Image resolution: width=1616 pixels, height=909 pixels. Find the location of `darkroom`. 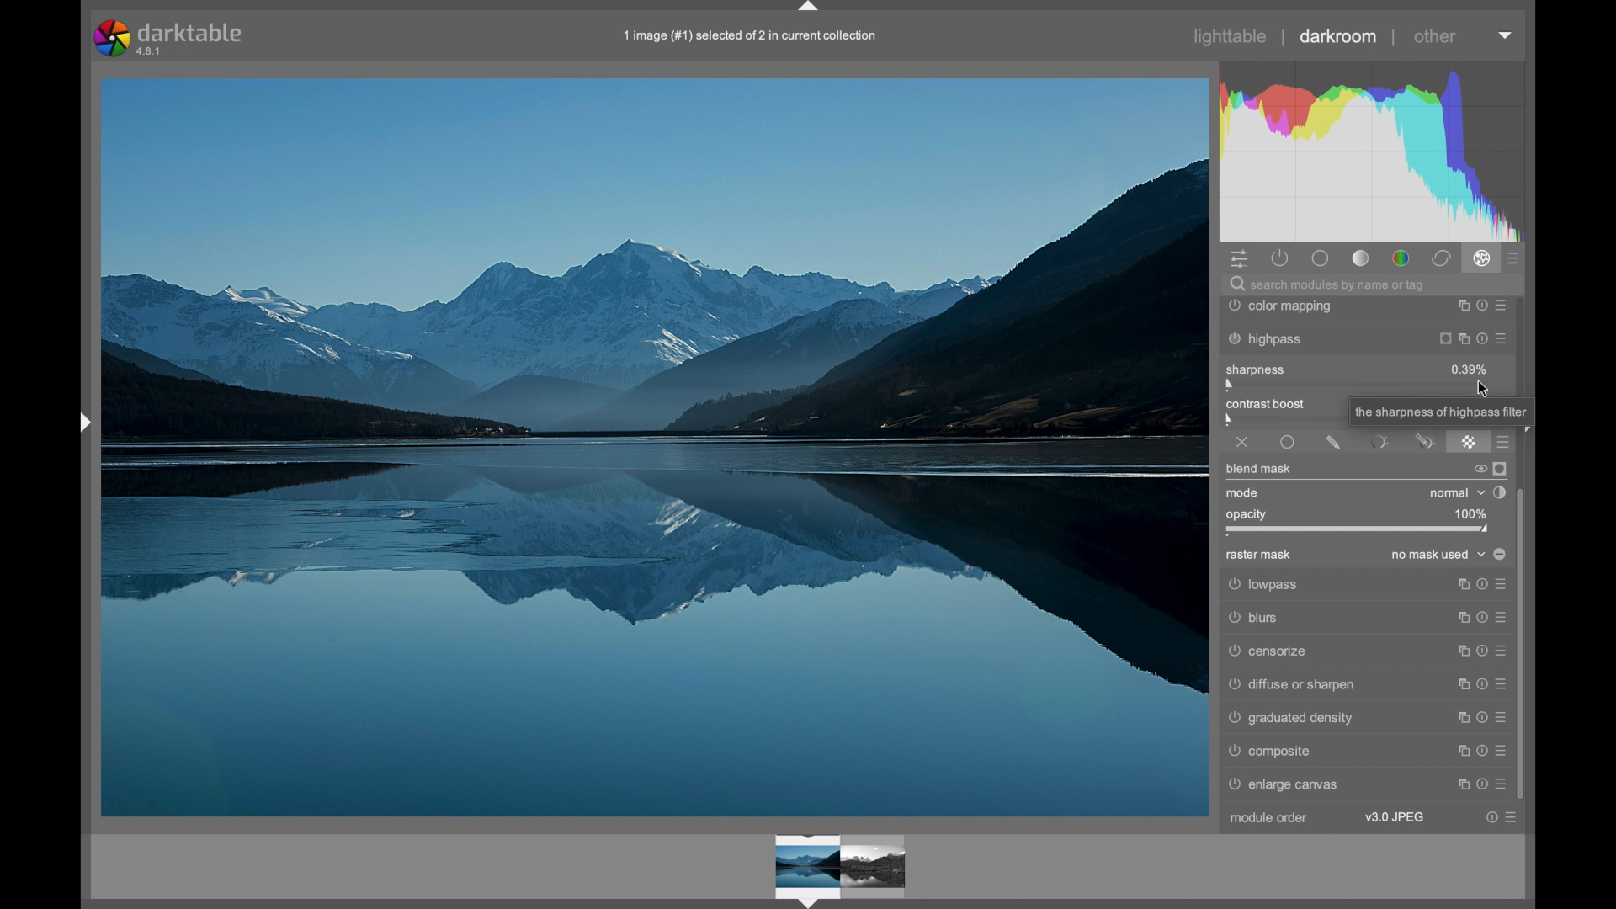

darkroom is located at coordinates (1338, 36).